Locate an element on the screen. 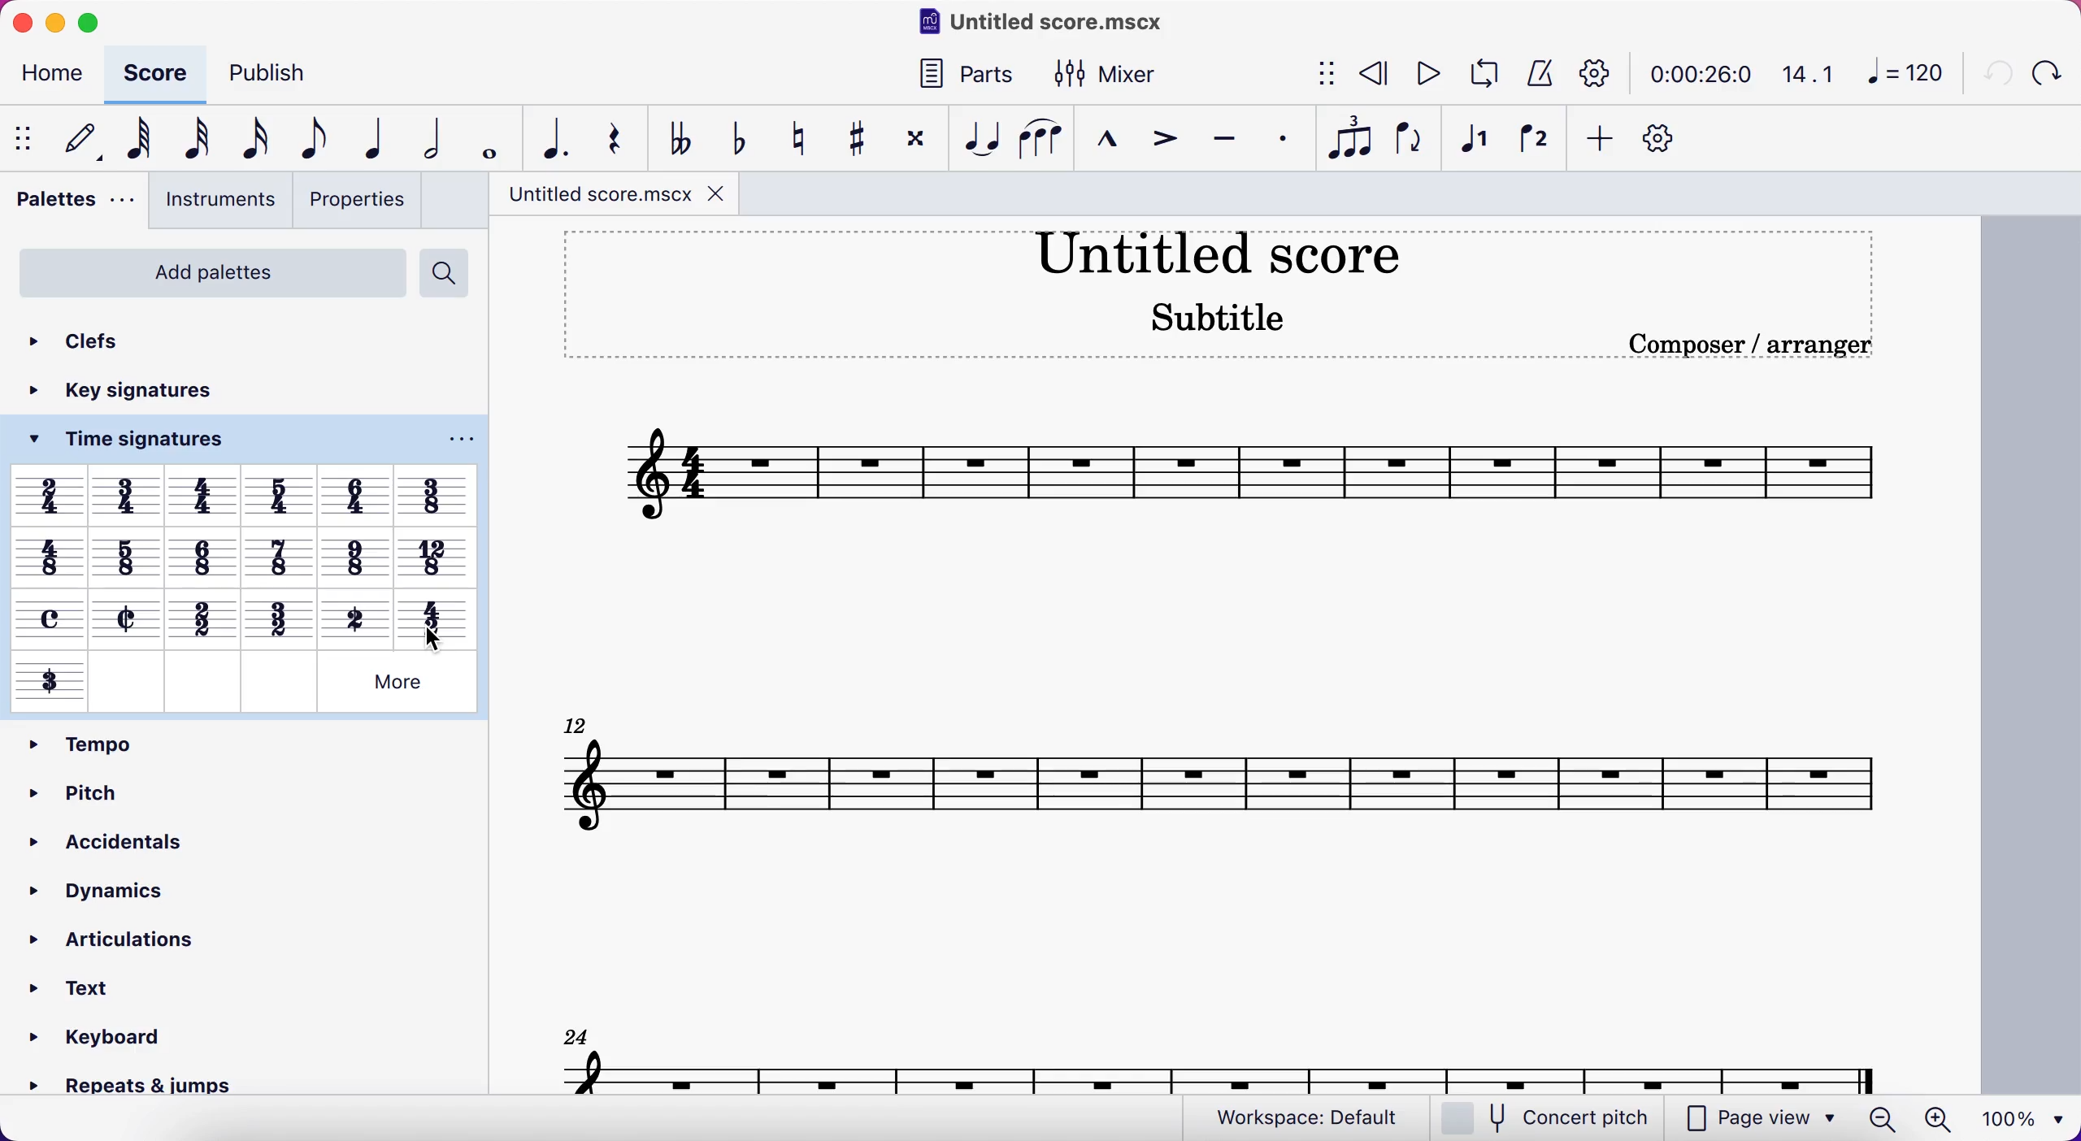 This screenshot has width=2081, height=1141. augmentation dot is located at coordinates (553, 137).